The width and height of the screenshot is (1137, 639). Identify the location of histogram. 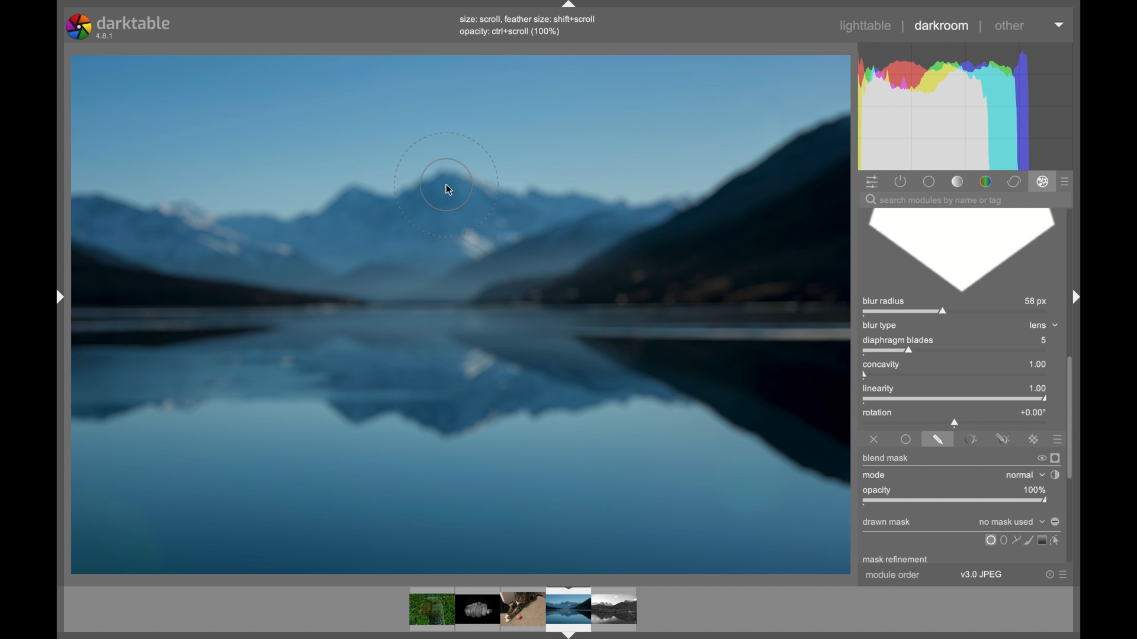
(969, 105).